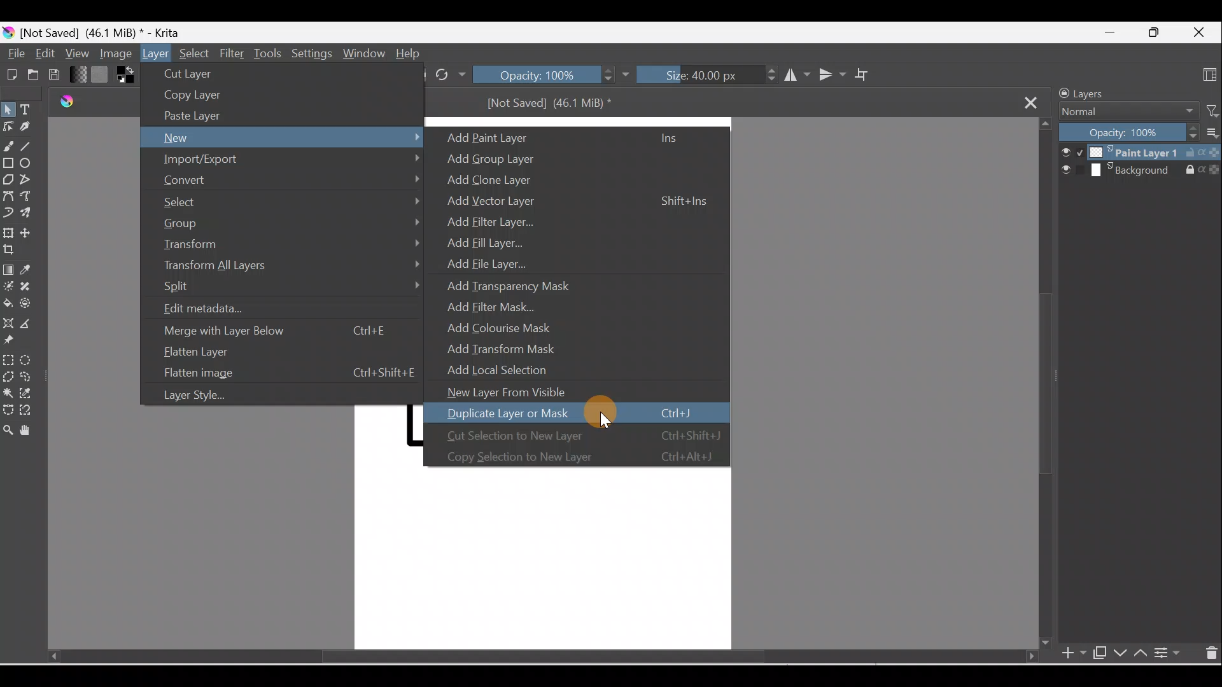 This screenshot has width=1222, height=687. I want to click on Opacity: 100%, so click(551, 76).